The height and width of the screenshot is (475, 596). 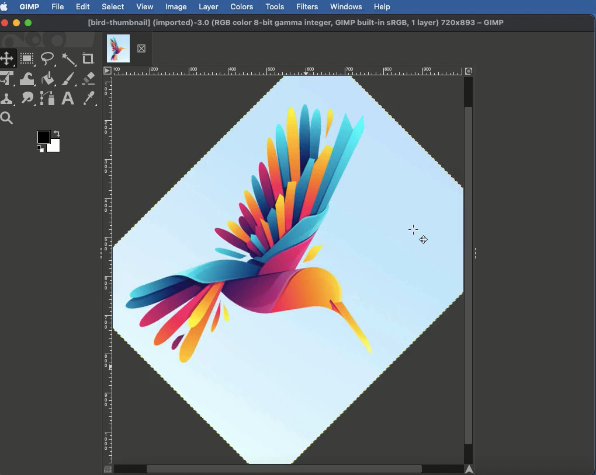 I want to click on Tools, so click(x=275, y=7).